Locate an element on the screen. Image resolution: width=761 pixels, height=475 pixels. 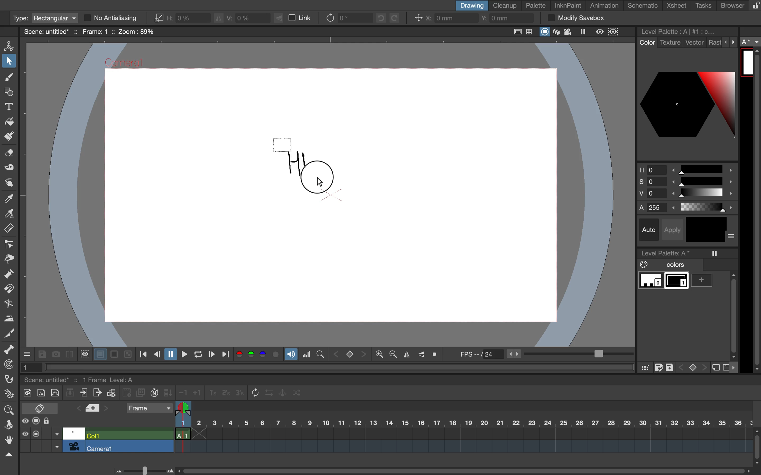
colors is located at coordinates (666, 265).